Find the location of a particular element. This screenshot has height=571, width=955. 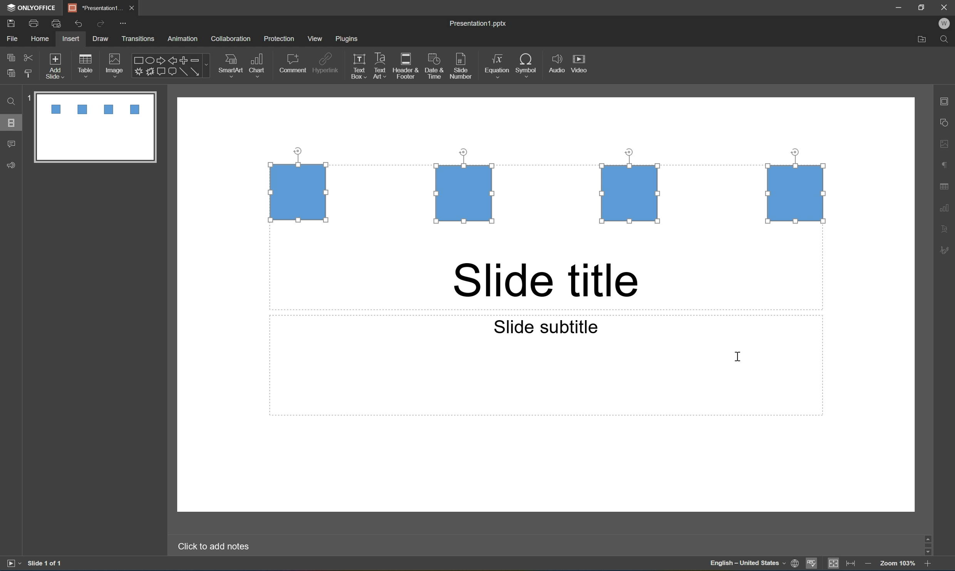

date & time is located at coordinates (436, 67).